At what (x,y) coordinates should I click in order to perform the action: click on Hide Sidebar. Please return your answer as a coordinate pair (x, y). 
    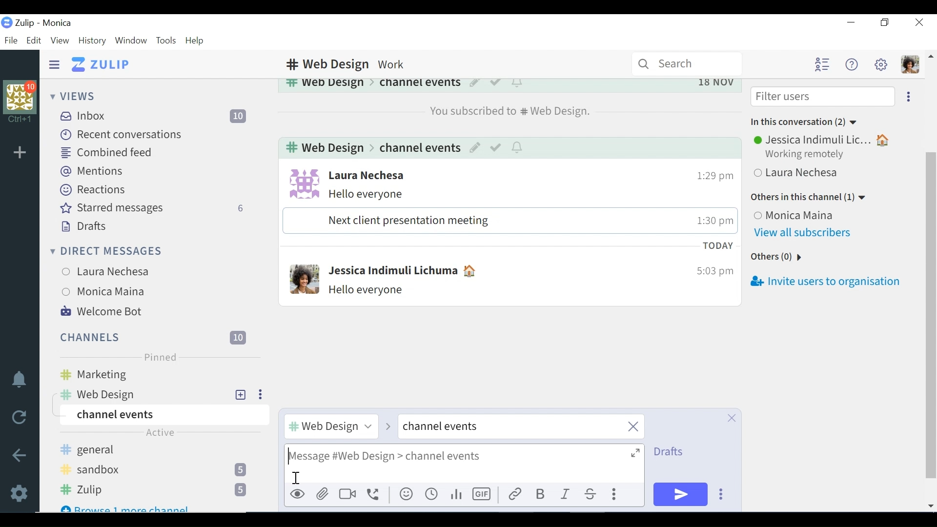
    Looking at the image, I should click on (54, 64).